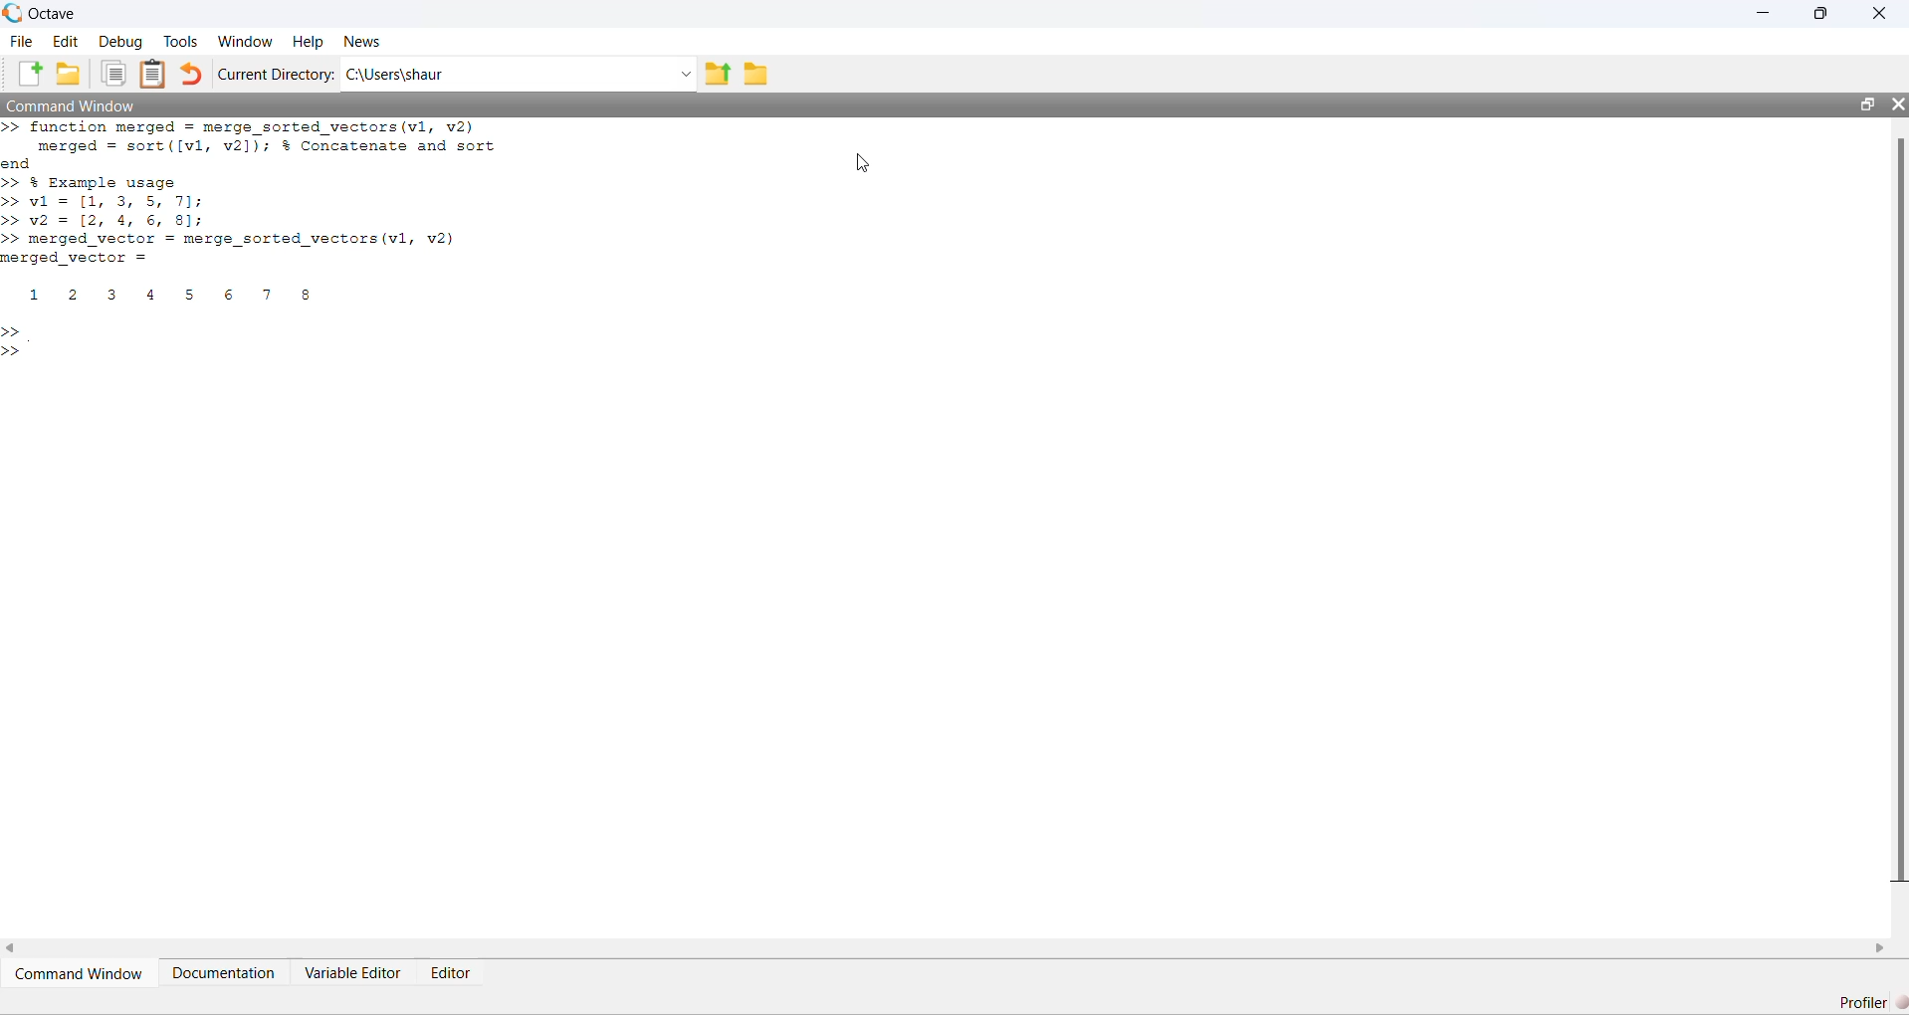  Describe the element at coordinates (66, 42) in the screenshot. I see `Edit` at that location.